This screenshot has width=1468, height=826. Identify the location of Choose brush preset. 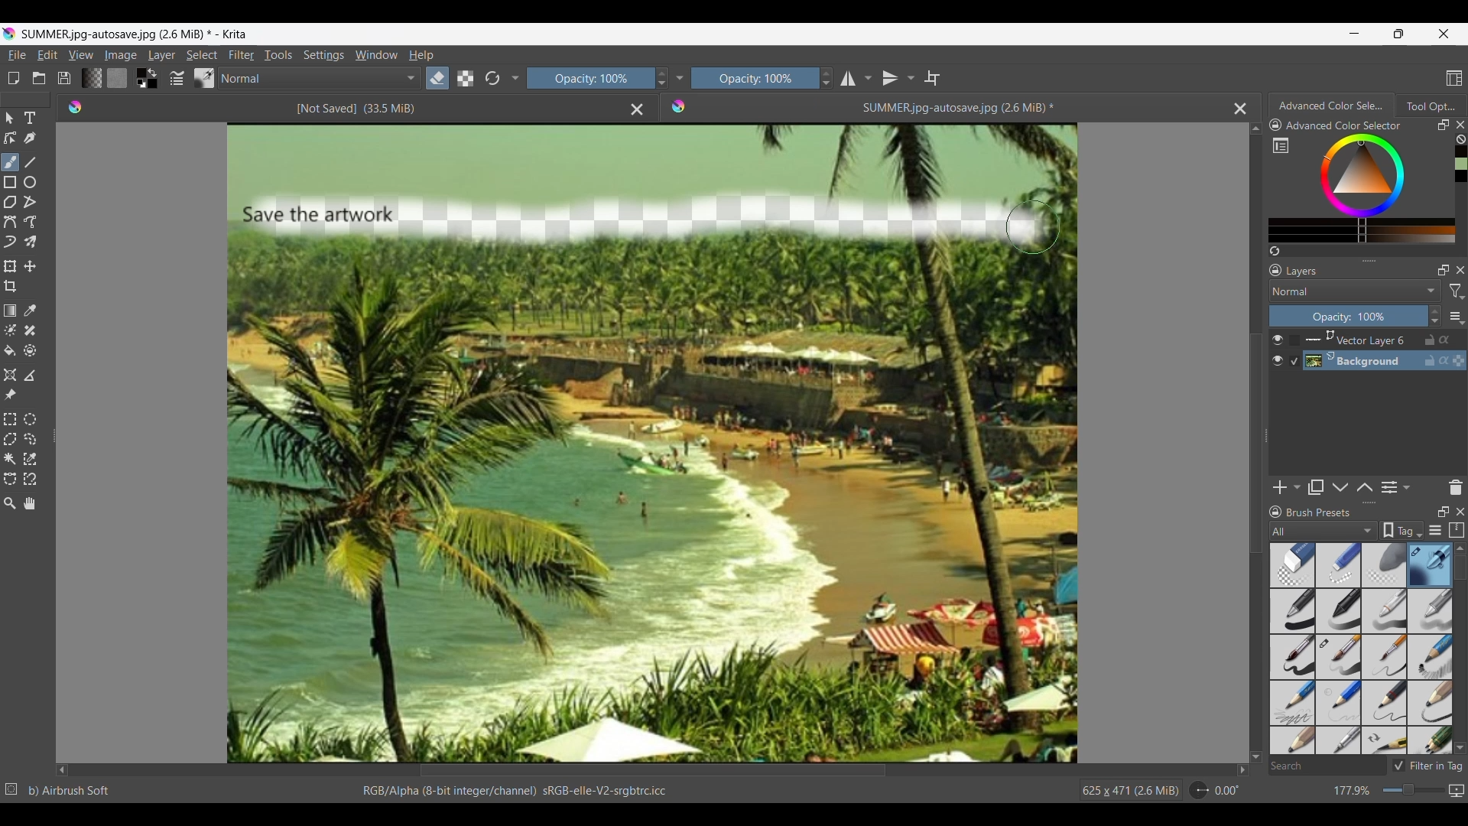
(205, 77).